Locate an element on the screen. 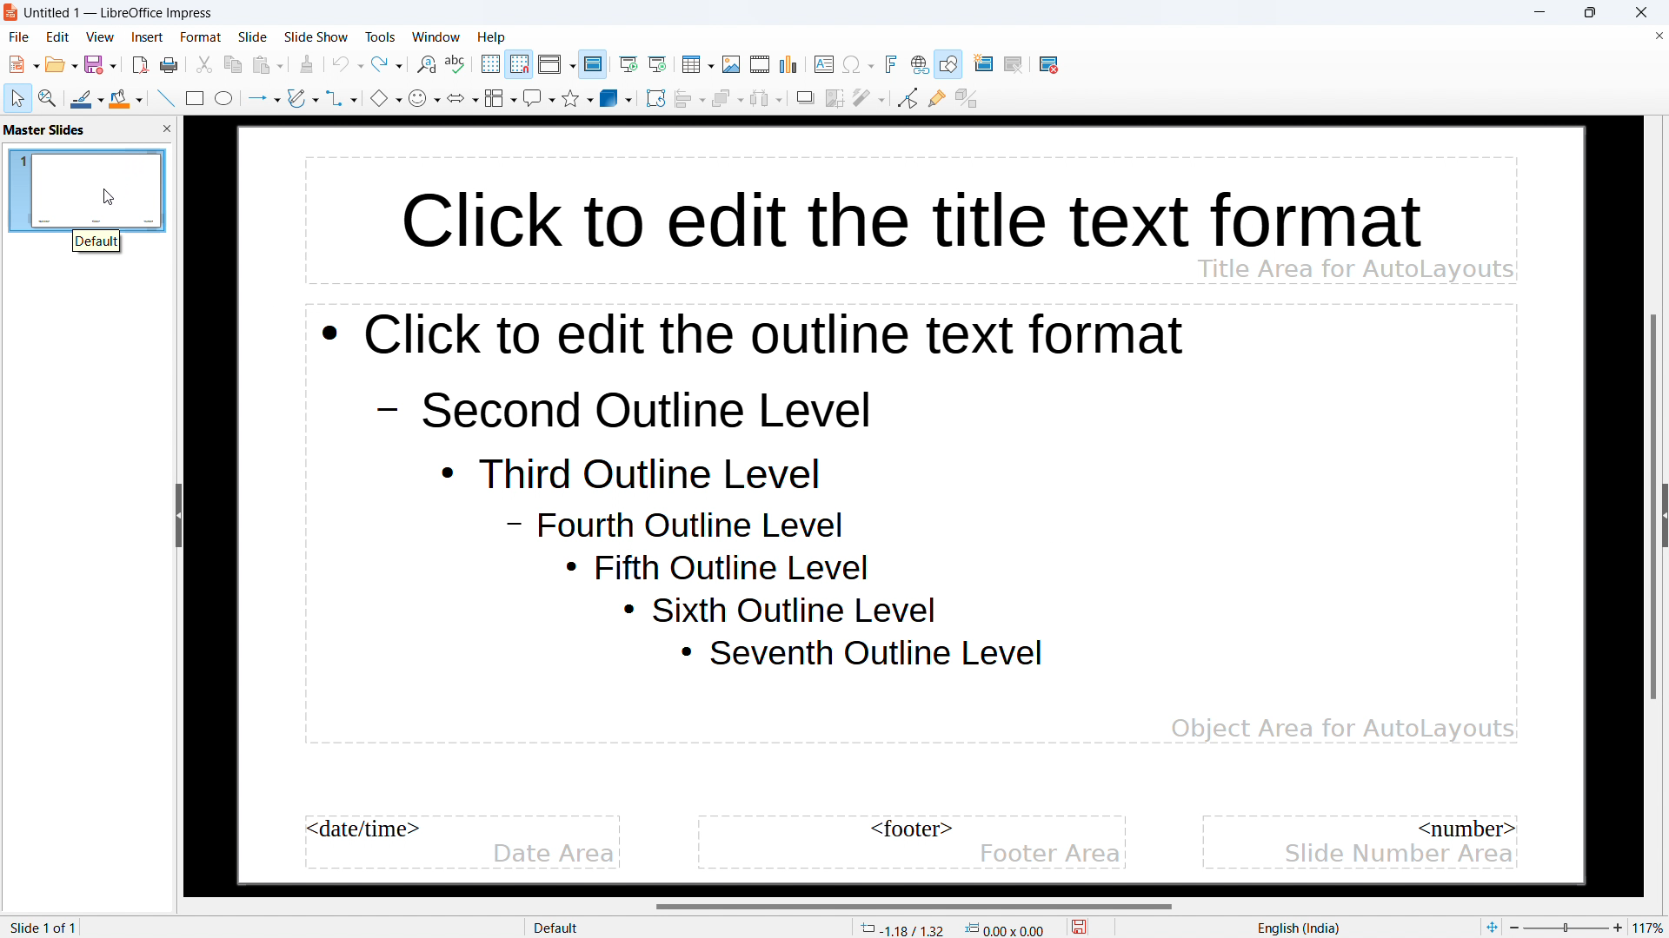 This screenshot has height=938, width=1669. Second outline level is located at coordinates (633, 409).